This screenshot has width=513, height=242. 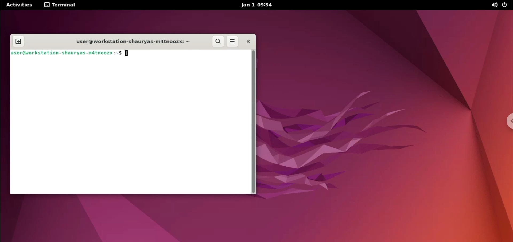 What do you see at coordinates (254, 122) in the screenshot?
I see `scrollbar` at bounding box center [254, 122].